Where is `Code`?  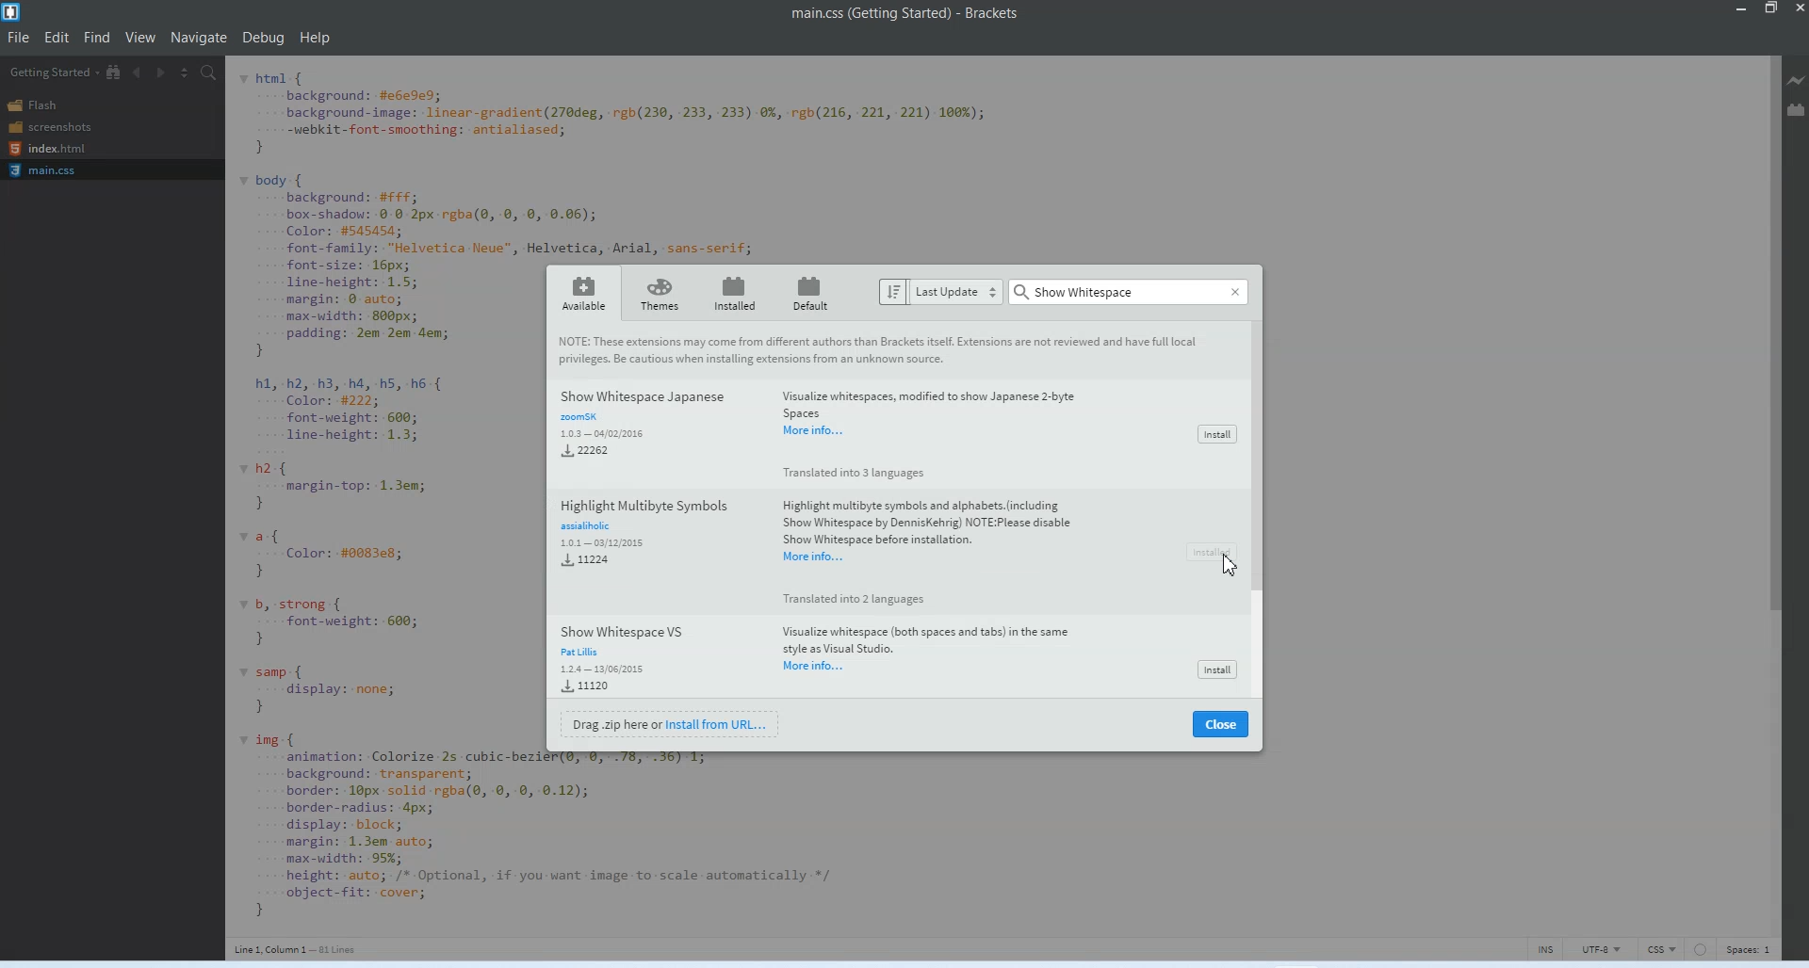
Code is located at coordinates (614, 158).